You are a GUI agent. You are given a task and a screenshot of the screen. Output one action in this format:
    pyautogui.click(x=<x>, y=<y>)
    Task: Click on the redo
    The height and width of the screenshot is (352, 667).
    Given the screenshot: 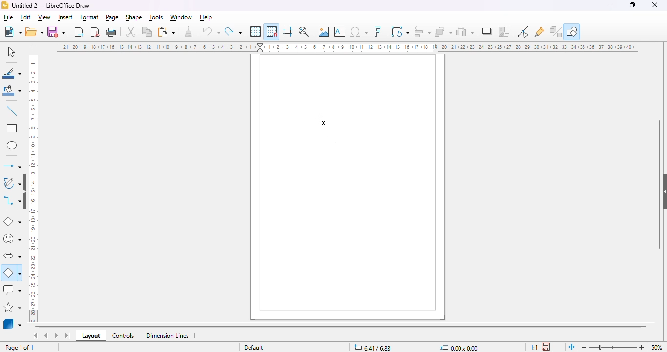 What is the action you would take?
    pyautogui.click(x=233, y=32)
    